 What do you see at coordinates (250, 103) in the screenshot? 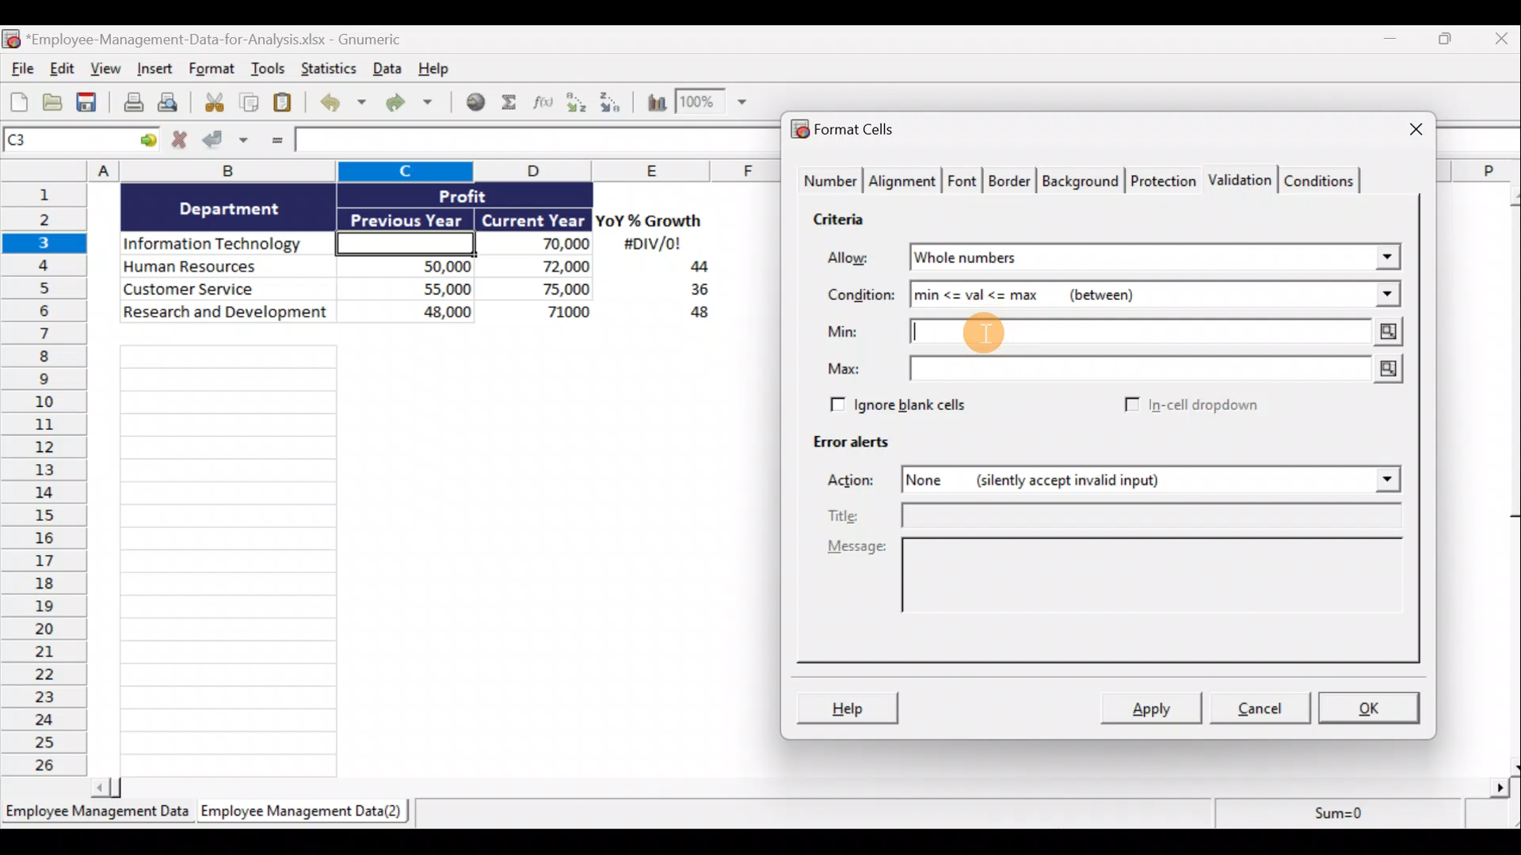
I see `Copy selection` at bounding box center [250, 103].